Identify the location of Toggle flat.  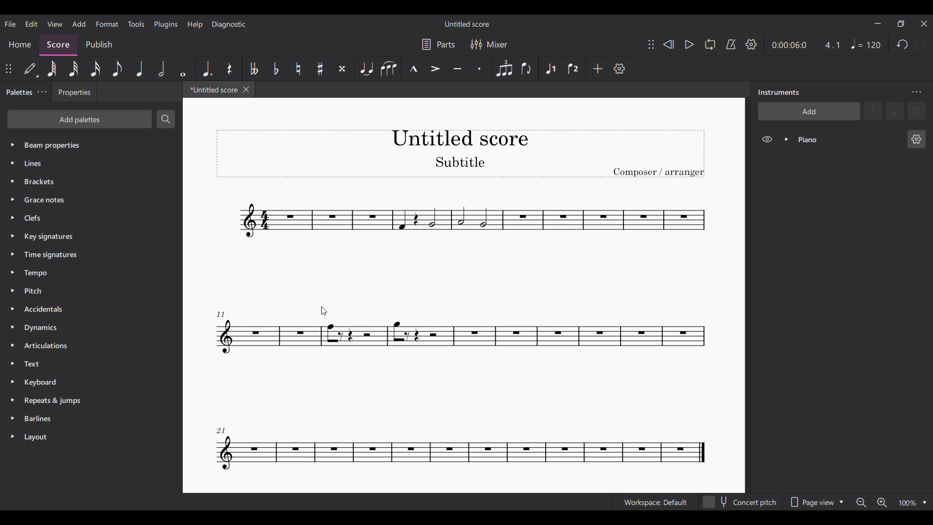
(276, 69).